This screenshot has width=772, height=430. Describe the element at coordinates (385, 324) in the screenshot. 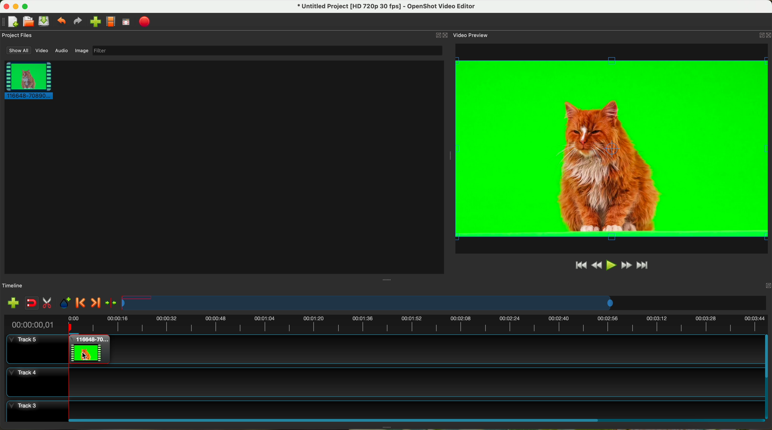

I see `timeline` at that location.